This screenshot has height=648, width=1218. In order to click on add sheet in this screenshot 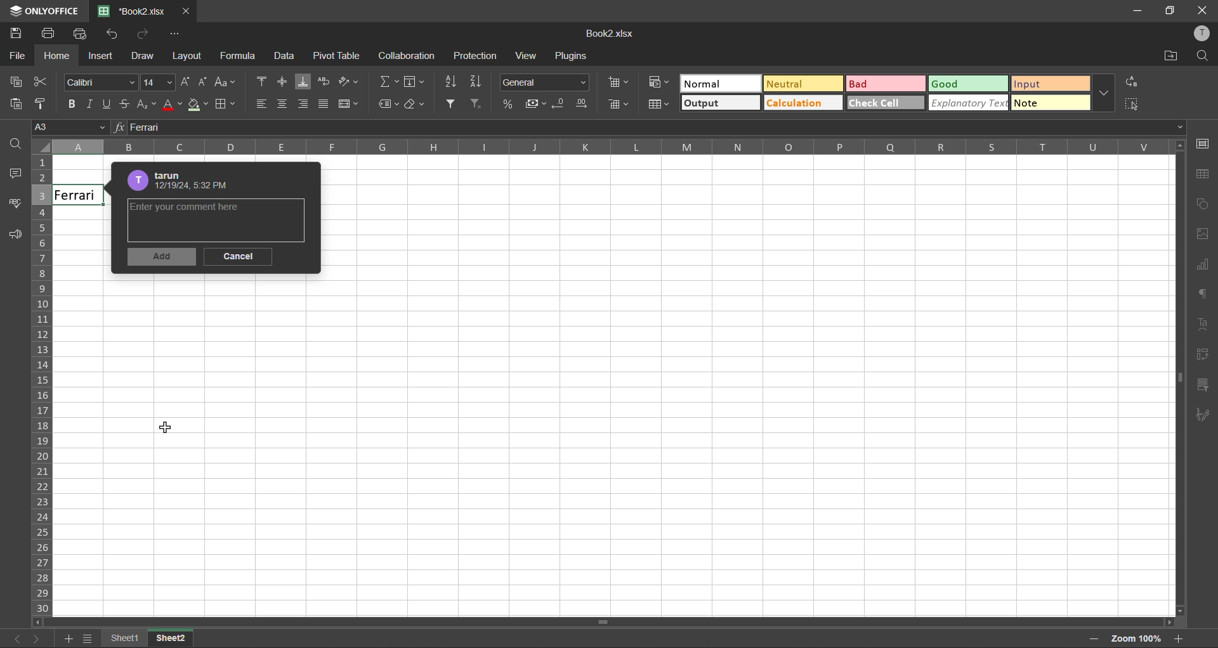, I will do `click(64, 638)`.